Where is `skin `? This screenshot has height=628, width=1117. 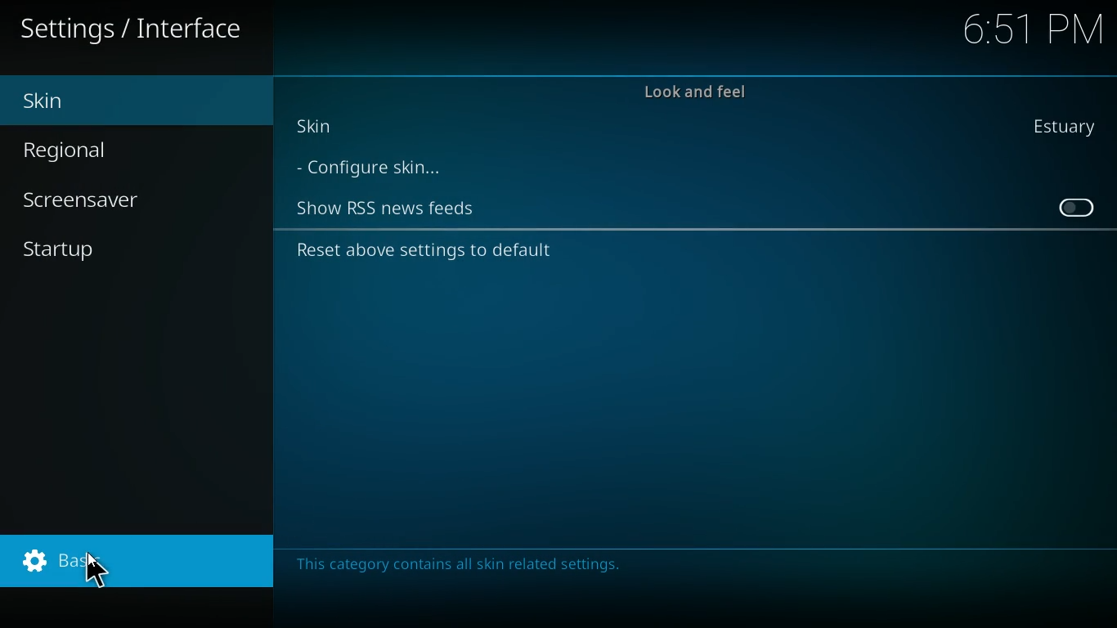 skin  is located at coordinates (317, 125).